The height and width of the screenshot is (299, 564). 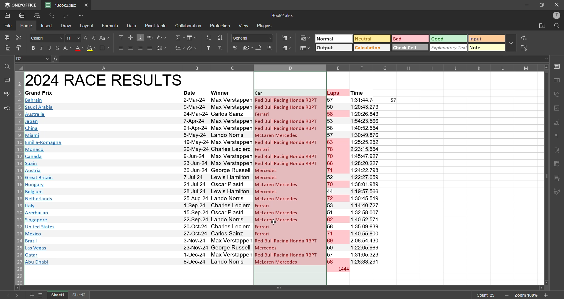 What do you see at coordinates (557, 123) in the screenshot?
I see `charts` at bounding box center [557, 123].